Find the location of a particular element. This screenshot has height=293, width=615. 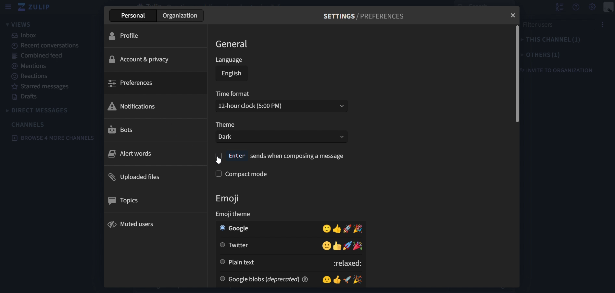

starred messages is located at coordinates (41, 87).